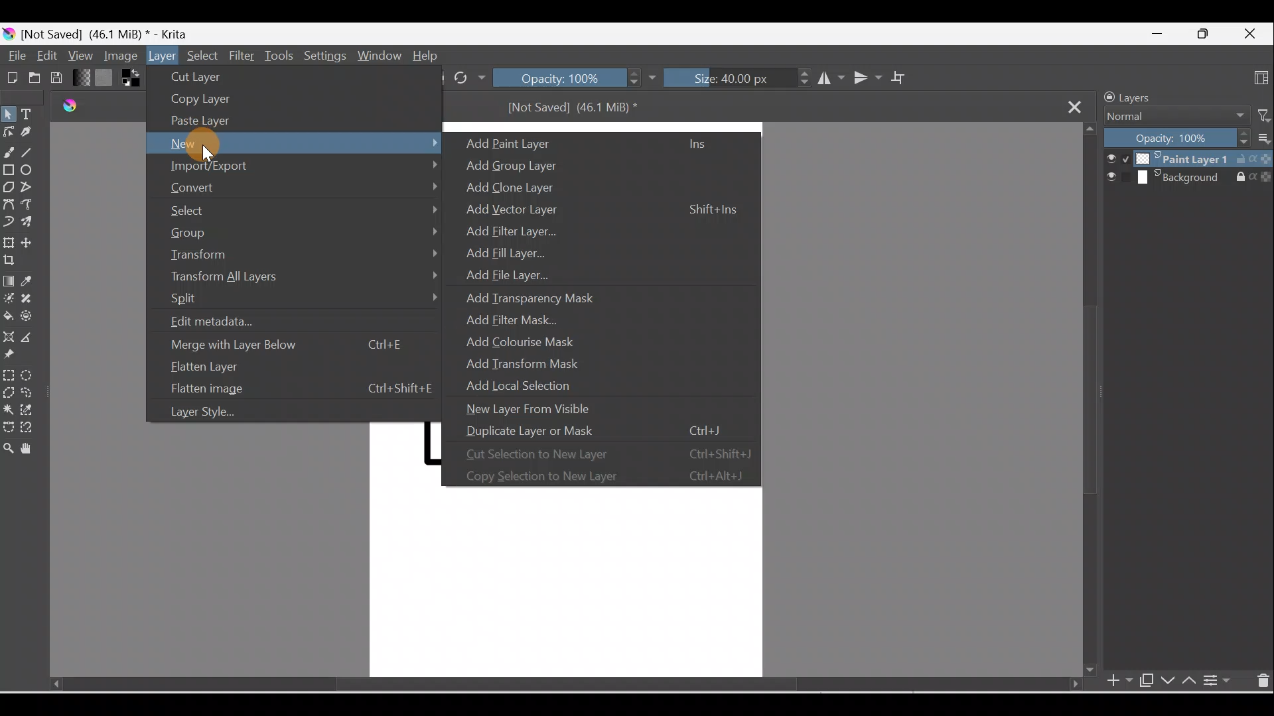  I want to click on Split, so click(302, 300).